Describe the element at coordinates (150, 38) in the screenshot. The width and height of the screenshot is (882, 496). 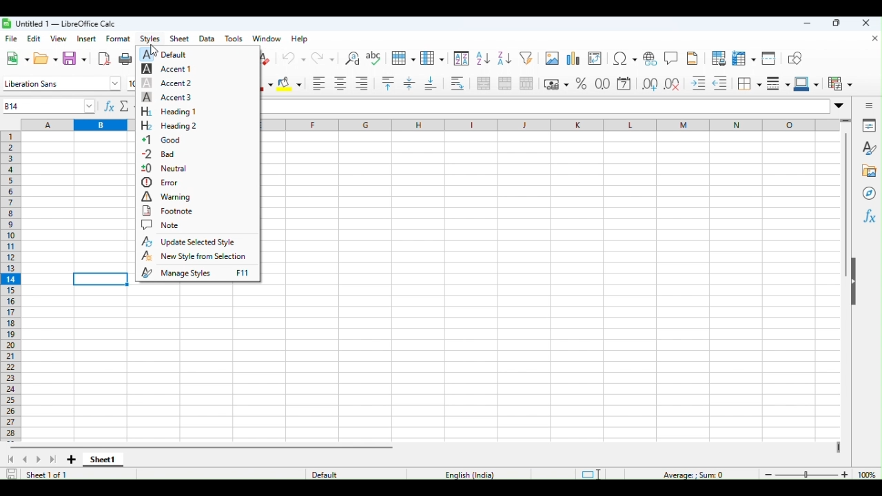
I see `Styles` at that location.